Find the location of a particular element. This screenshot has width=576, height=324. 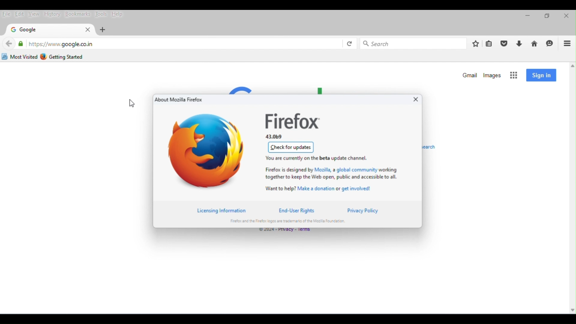

save to pocket is located at coordinates (505, 43).